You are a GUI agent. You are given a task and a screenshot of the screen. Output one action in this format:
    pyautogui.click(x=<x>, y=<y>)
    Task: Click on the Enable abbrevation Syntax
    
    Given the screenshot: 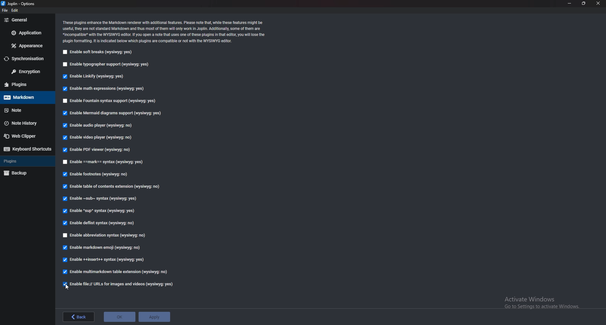 What is the action you would take?
    pyautogui.click(x=109, y=236)
    